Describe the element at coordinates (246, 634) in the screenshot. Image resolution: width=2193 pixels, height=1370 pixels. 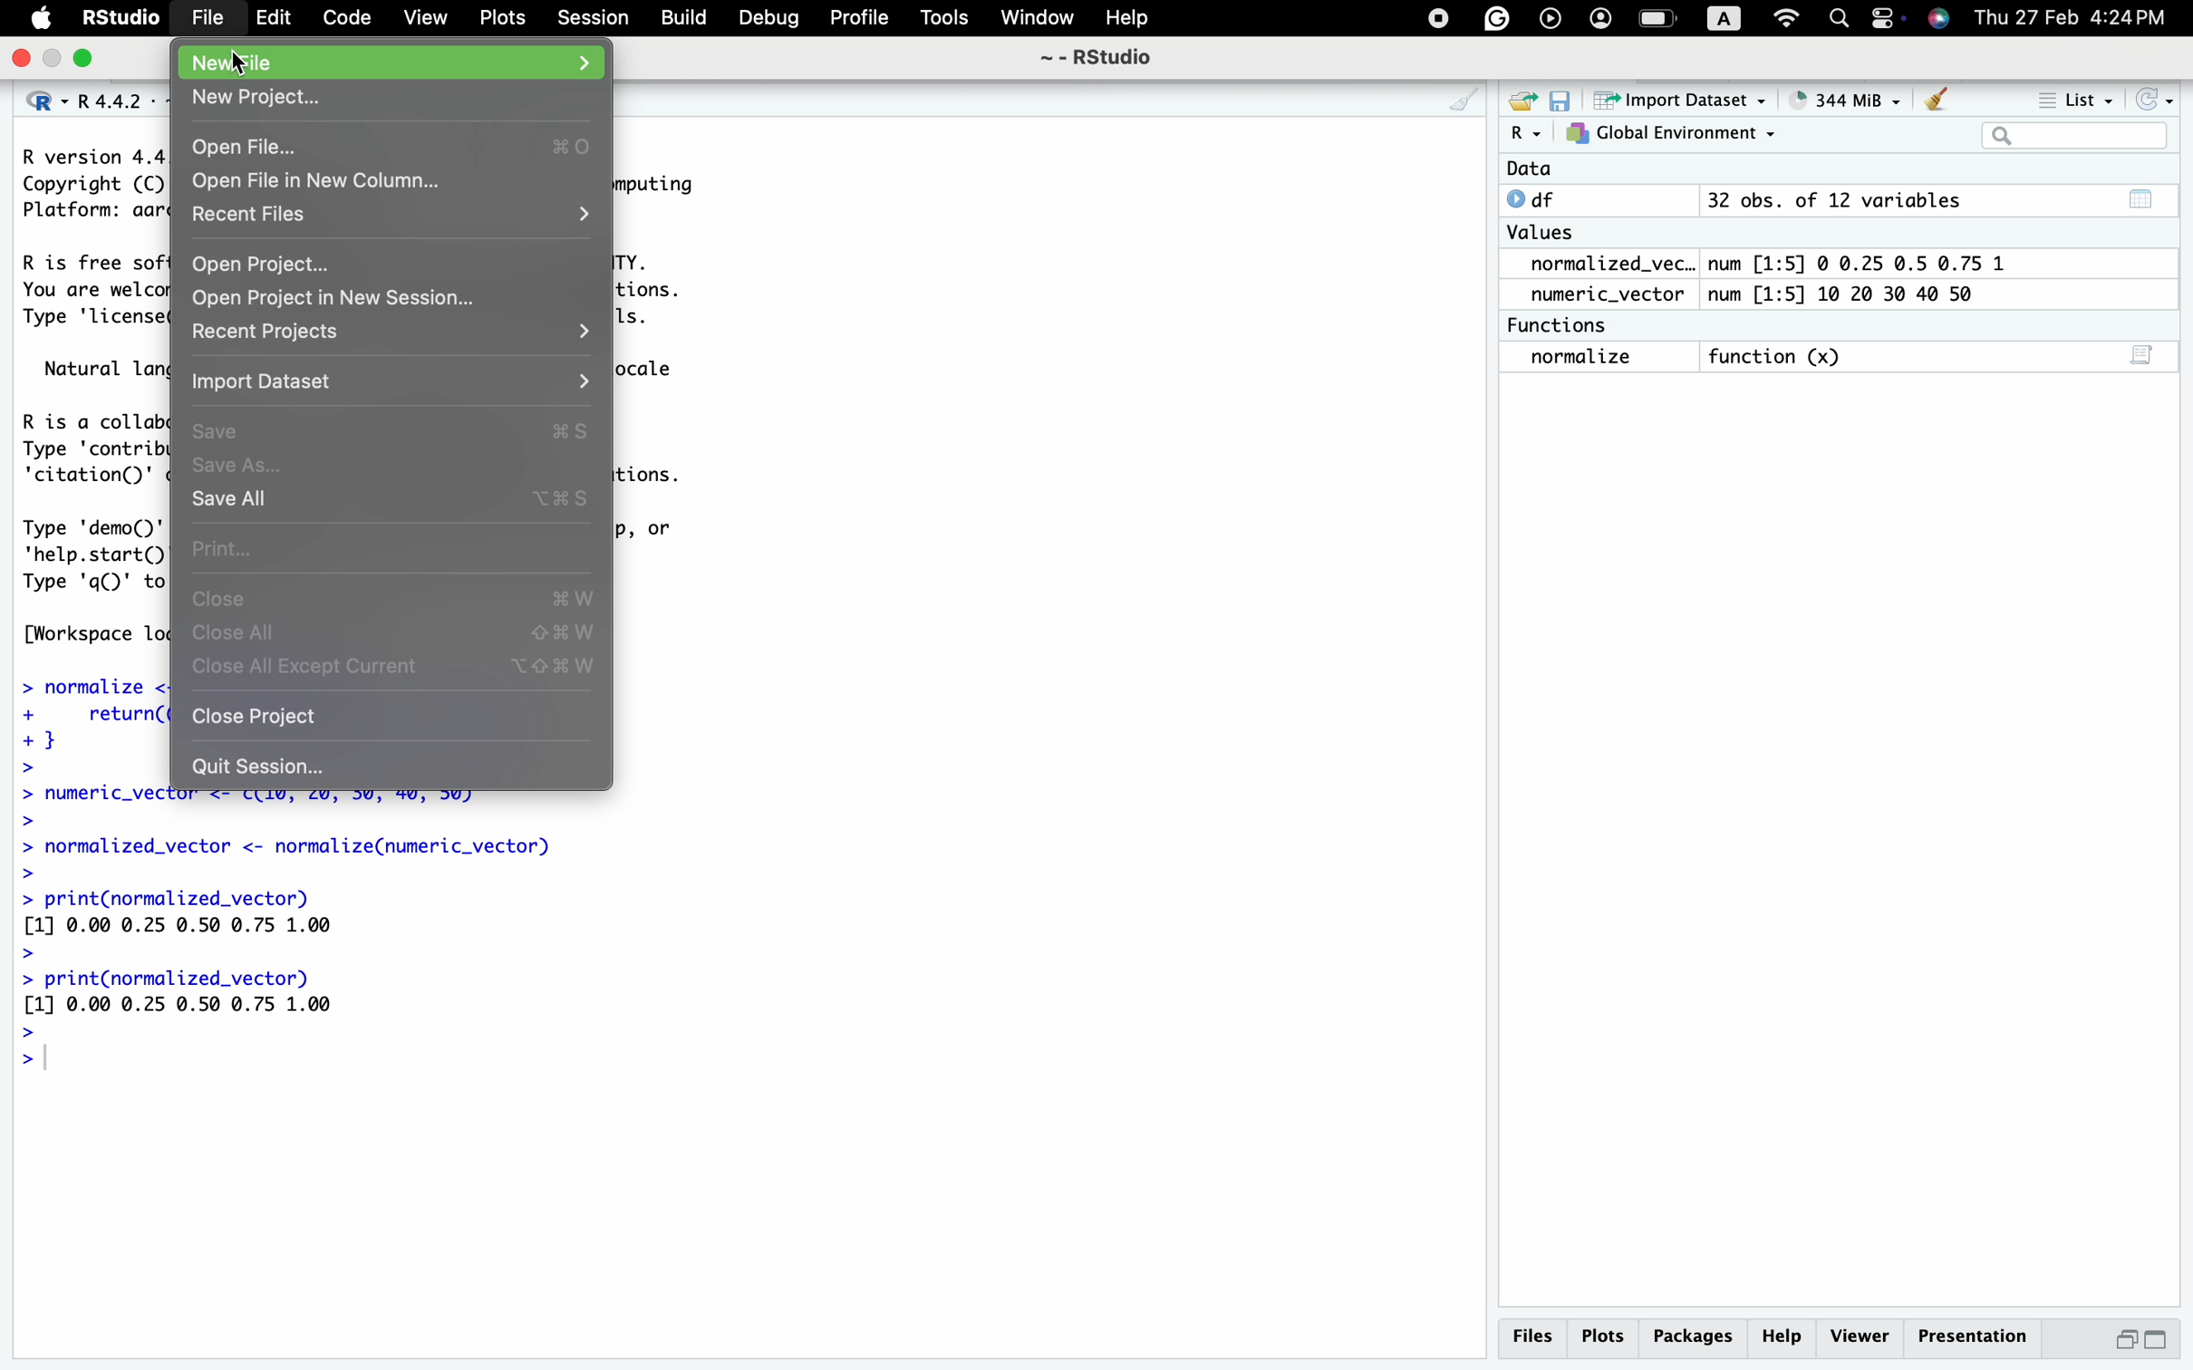
I see `Close All` at that location.